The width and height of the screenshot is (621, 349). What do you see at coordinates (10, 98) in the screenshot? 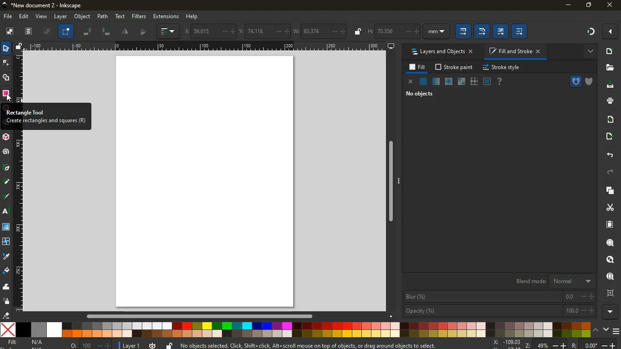
I see `` at bounding box center [10, 98].